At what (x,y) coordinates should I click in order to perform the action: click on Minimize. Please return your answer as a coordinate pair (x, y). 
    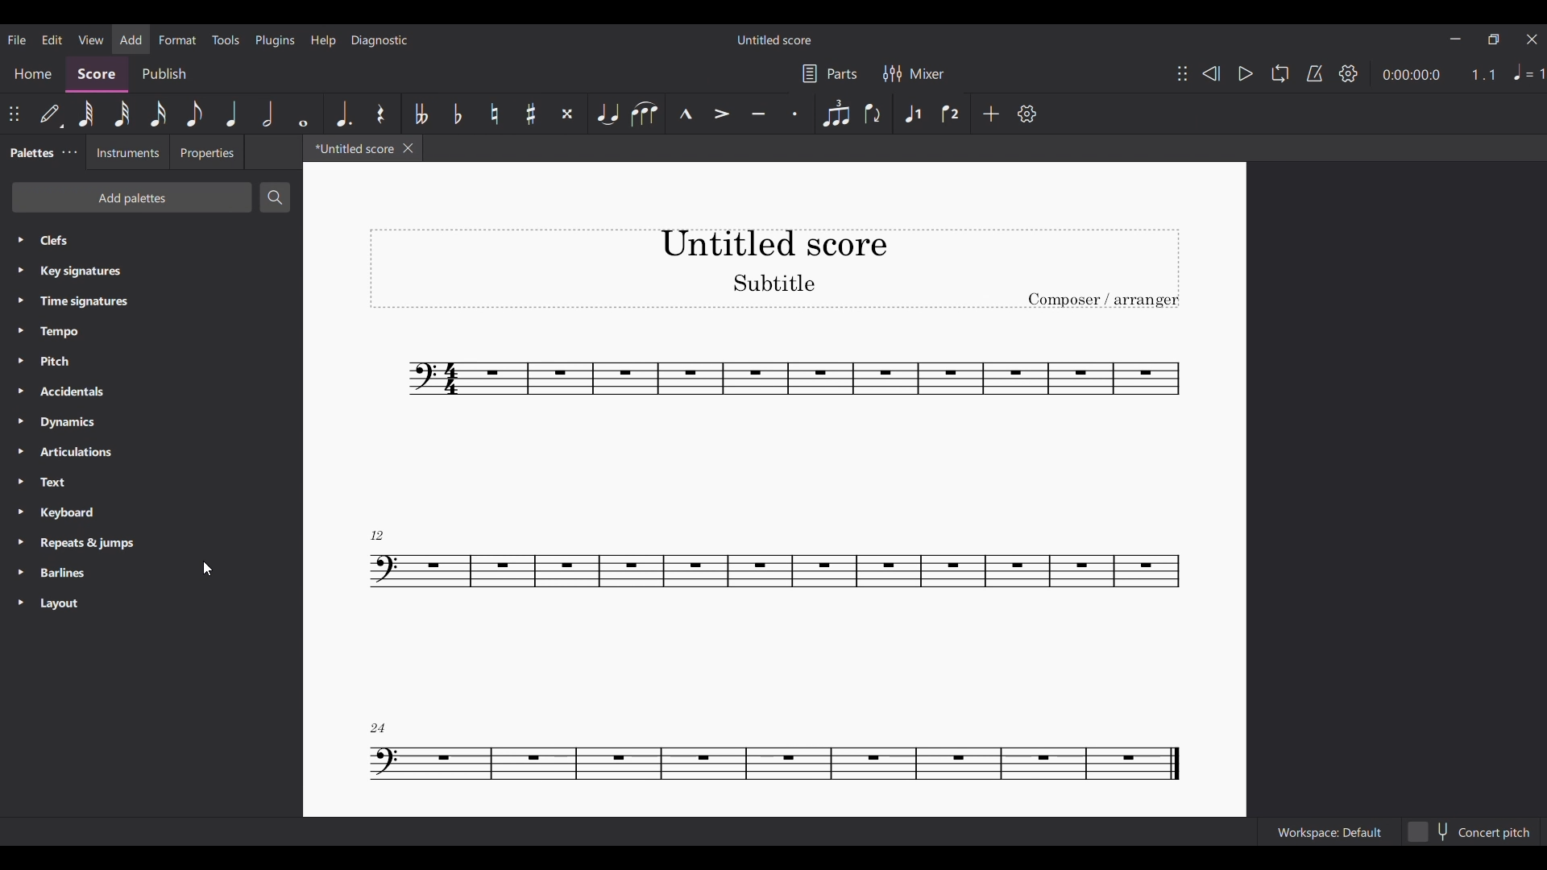
    Looking at the image, I should click on (1454, 39).